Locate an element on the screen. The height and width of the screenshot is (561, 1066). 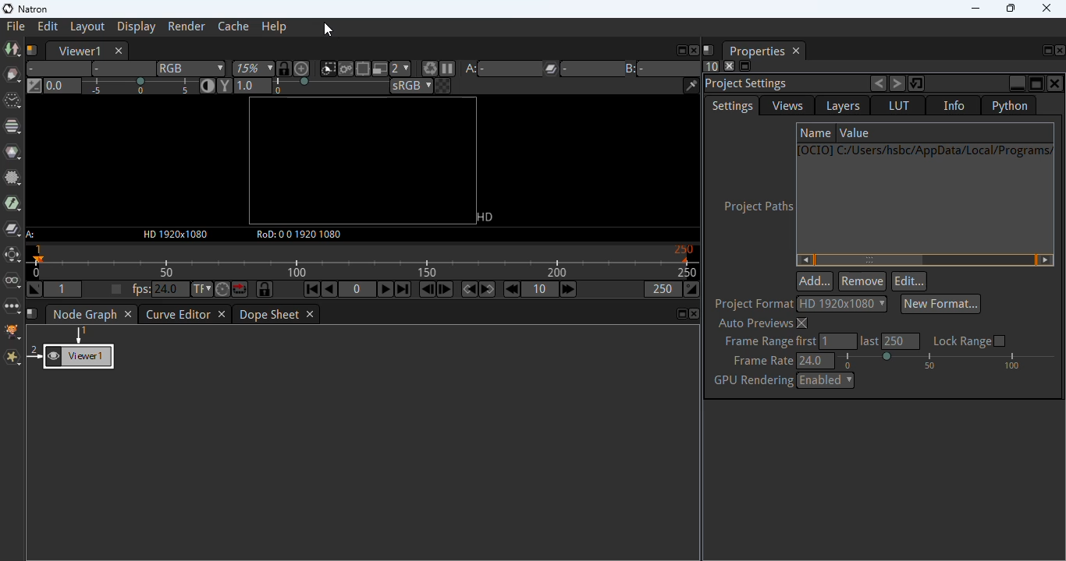
viewer input A is located at coordinates (501, 68).